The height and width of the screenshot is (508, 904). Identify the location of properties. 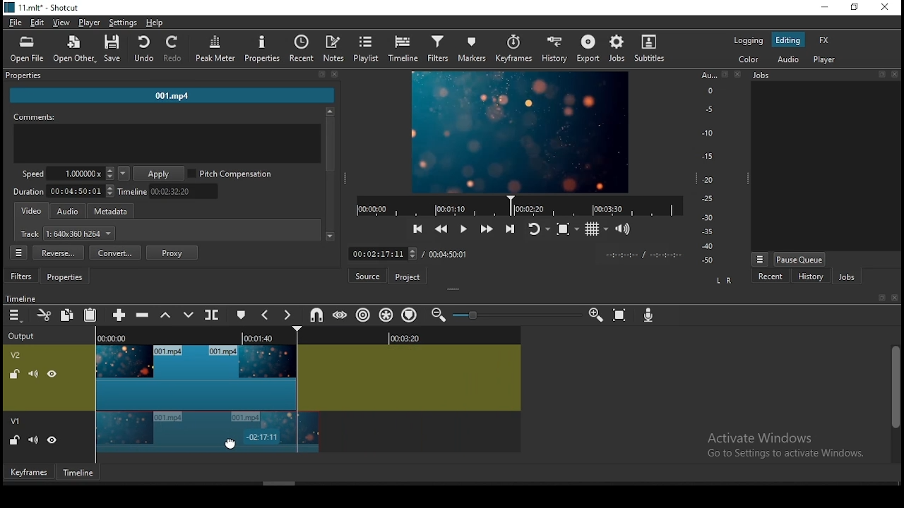
(170, 76).